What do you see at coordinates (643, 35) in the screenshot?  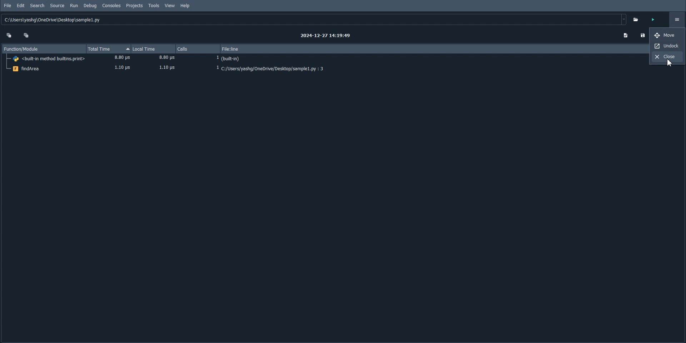 I see `Save profiling data` at bounding box center [643, 35].